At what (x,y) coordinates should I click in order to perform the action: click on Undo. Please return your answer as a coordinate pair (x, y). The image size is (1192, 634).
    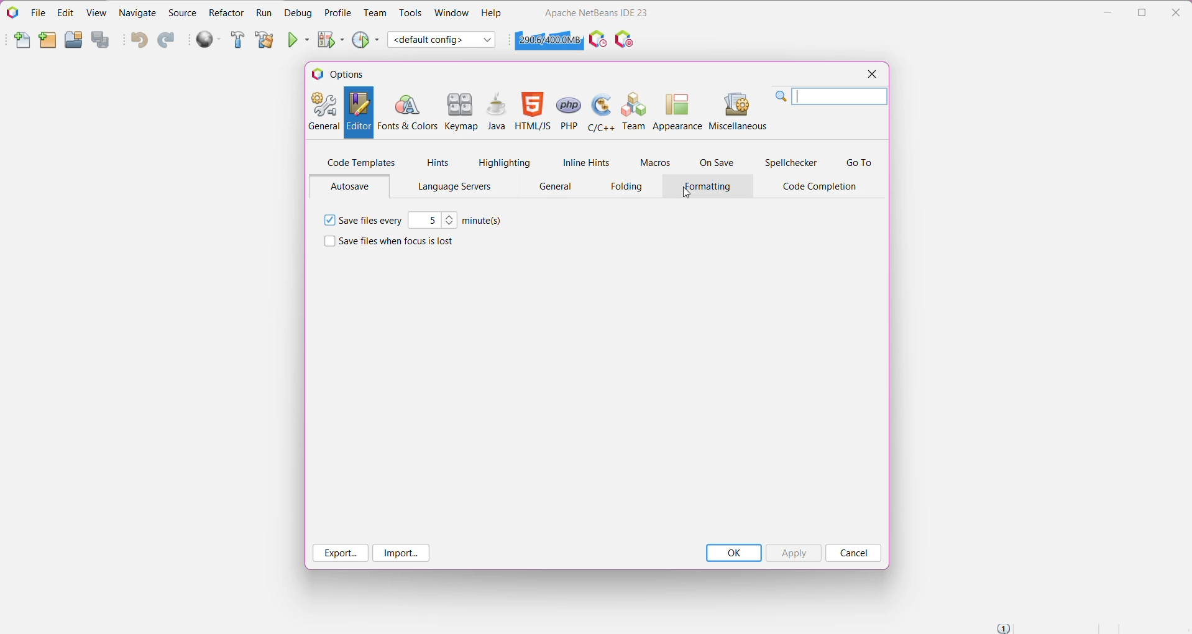
    Looking at the image, I should click on (139, 41).